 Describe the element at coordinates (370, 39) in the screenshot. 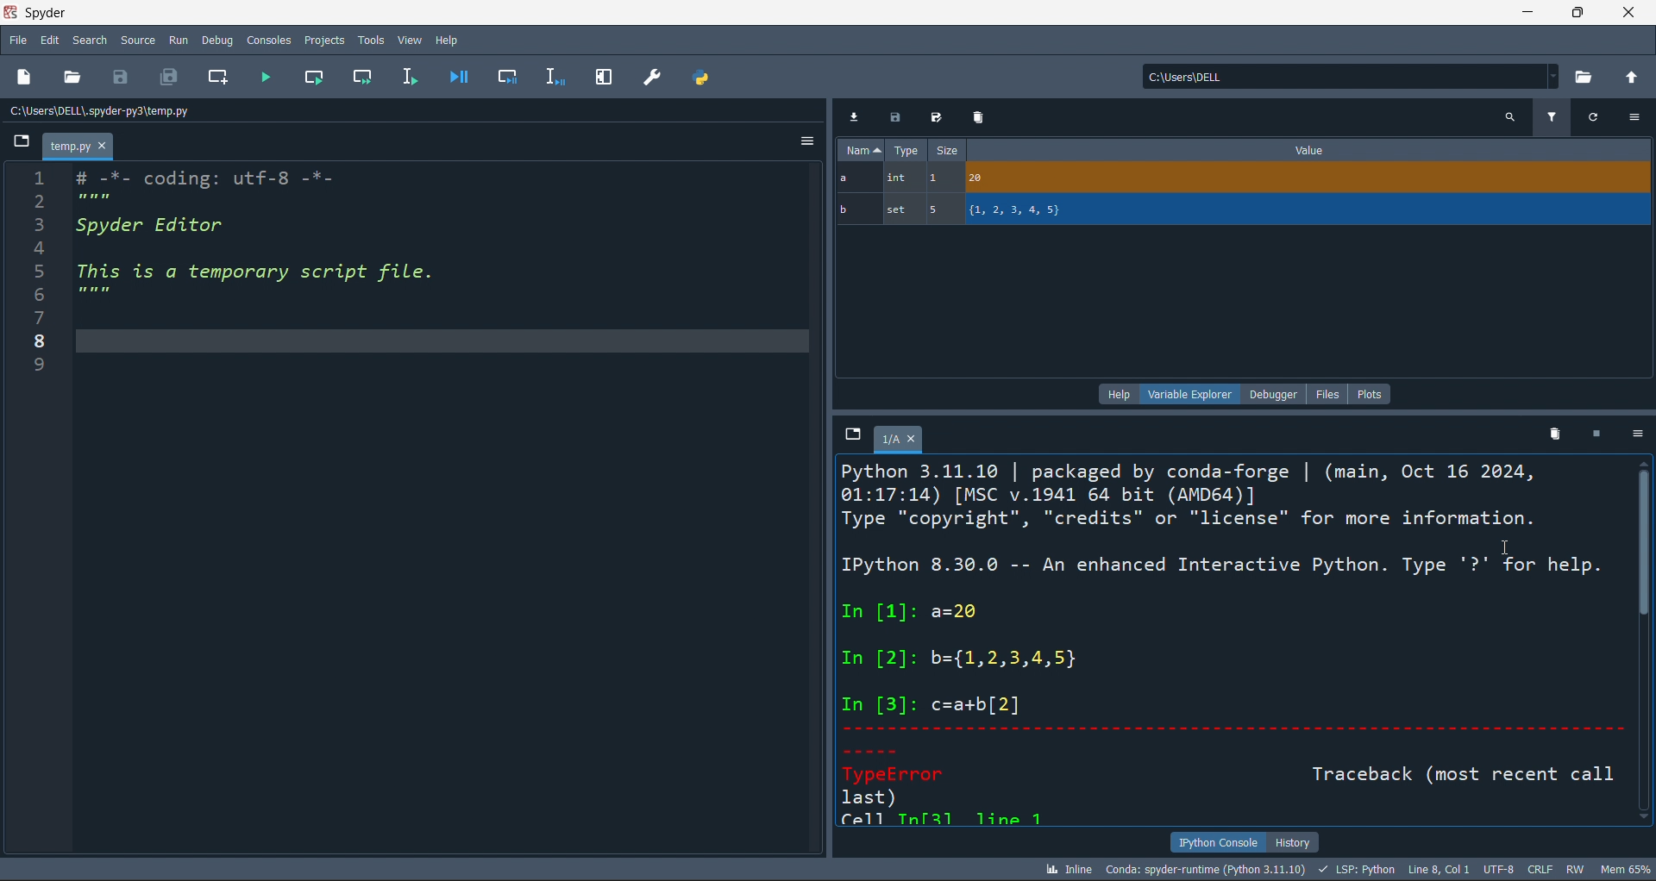

I see `TOOLS` at that location.